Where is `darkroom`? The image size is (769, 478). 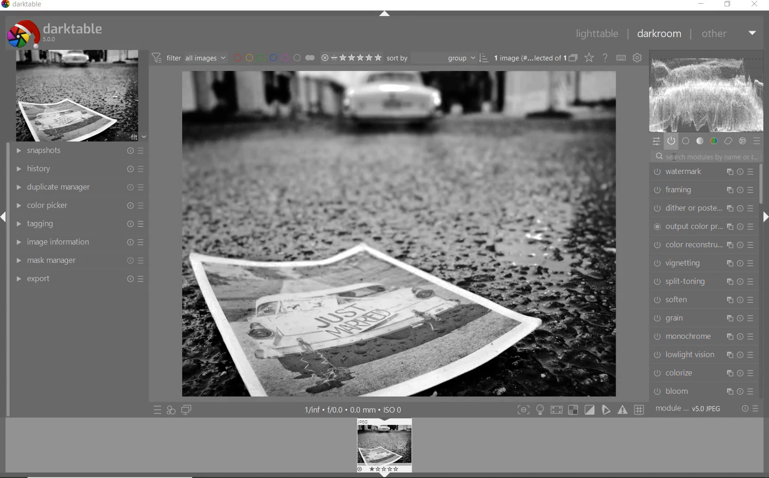
darkroom is located at coordinates (658, 33).